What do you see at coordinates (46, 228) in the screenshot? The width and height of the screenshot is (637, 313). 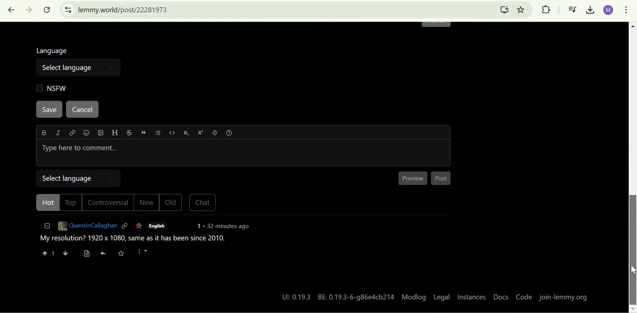 I see `collapse` at bounding box center [46, 228].